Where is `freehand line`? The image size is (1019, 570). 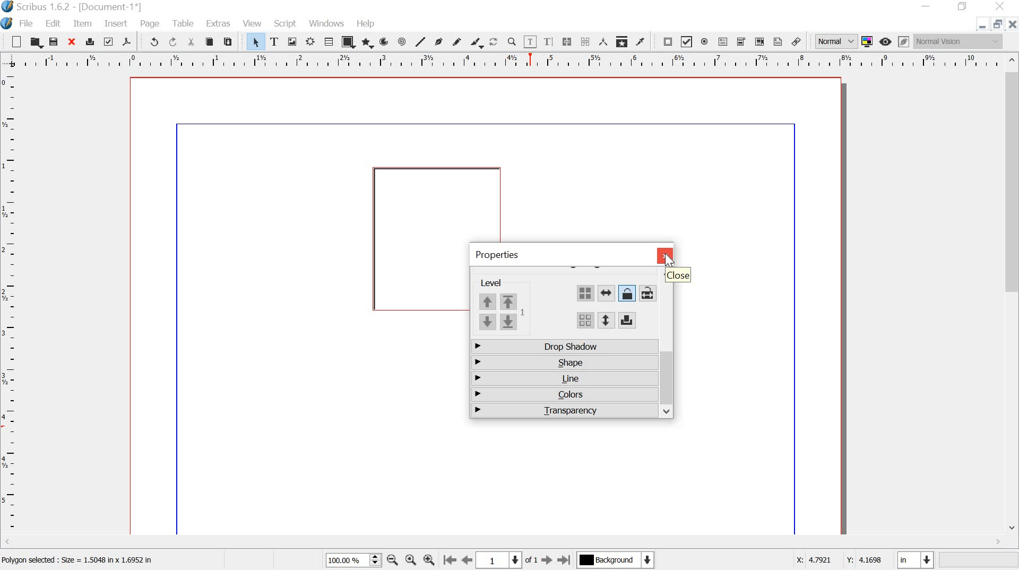 freehand line is located at coordinates (459, 42).